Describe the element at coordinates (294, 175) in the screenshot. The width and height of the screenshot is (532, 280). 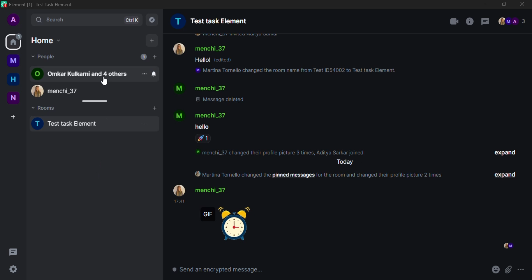
I see `pinned messages` at that location.